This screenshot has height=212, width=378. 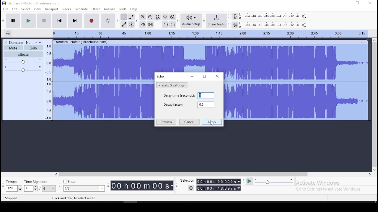 What do you see at coordinates (172, 24) in the screenshot?
I see `redo` at bounding box center [172, 24].